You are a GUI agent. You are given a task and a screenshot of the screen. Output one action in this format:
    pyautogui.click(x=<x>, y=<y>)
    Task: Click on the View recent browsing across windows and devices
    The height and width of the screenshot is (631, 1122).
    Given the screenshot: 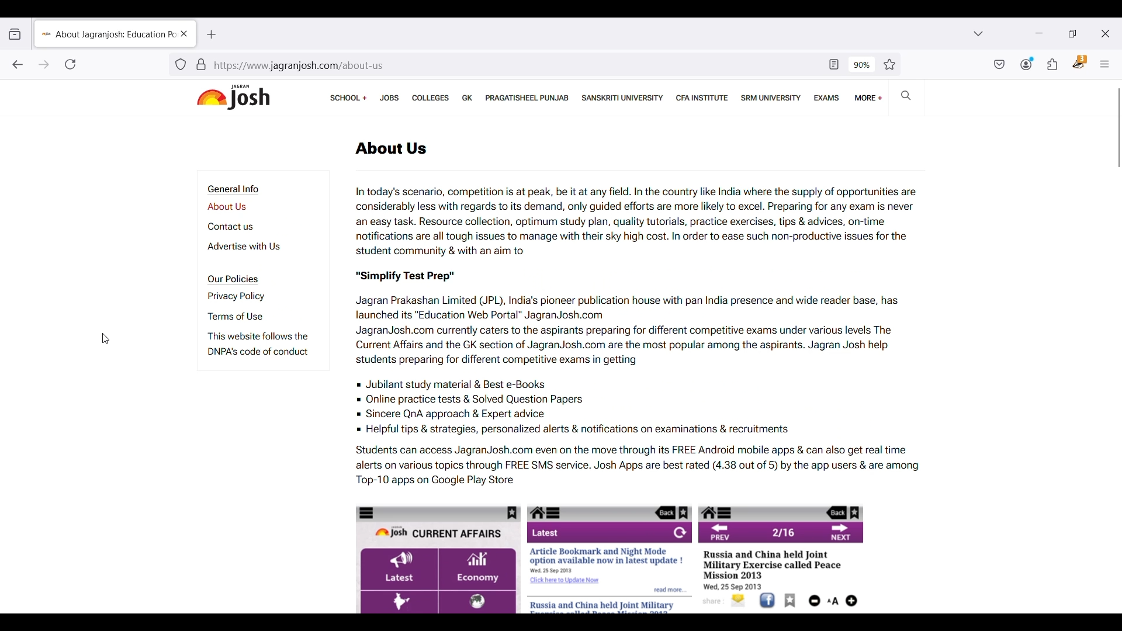 What is the action you would take?
    pyautogui.click(x=16, y=34)
    